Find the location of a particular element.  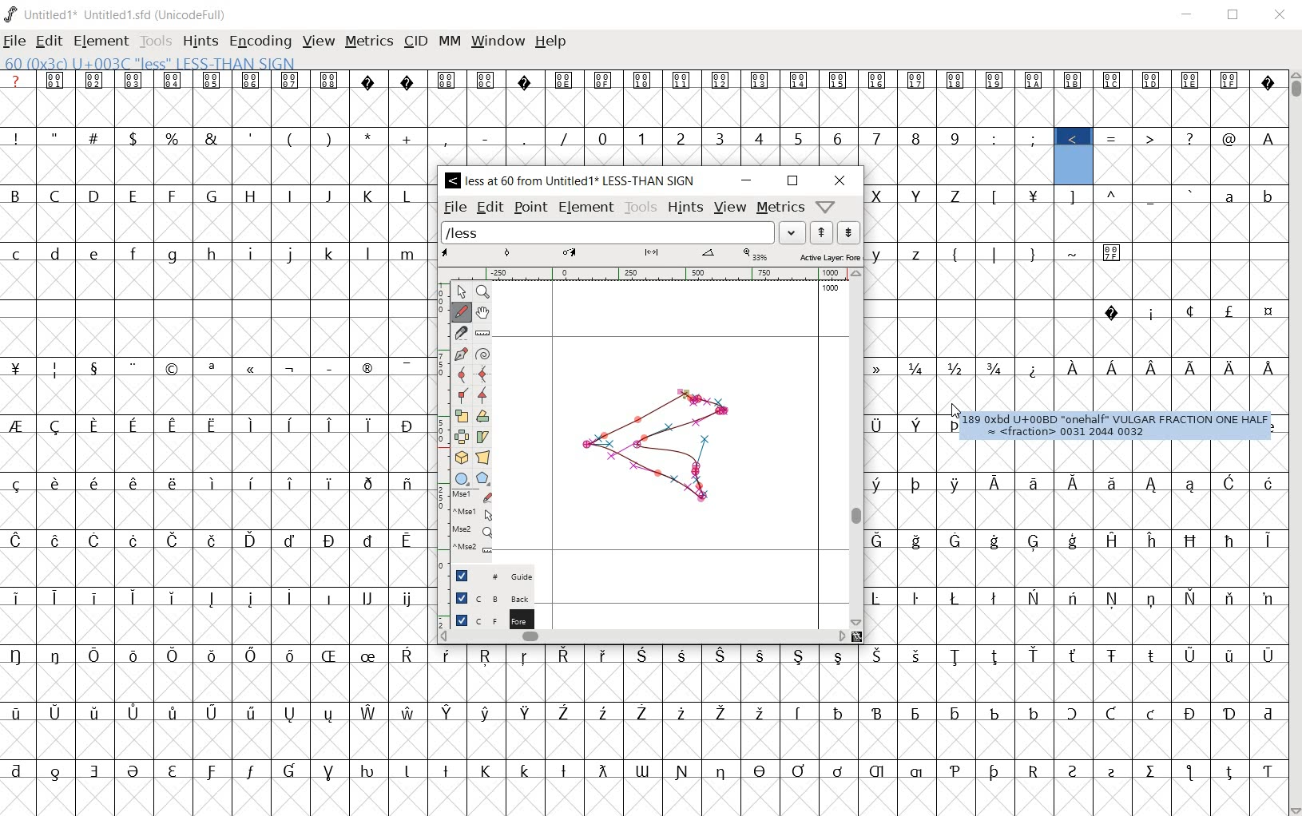

pointer is located at coordinates (461, 291).